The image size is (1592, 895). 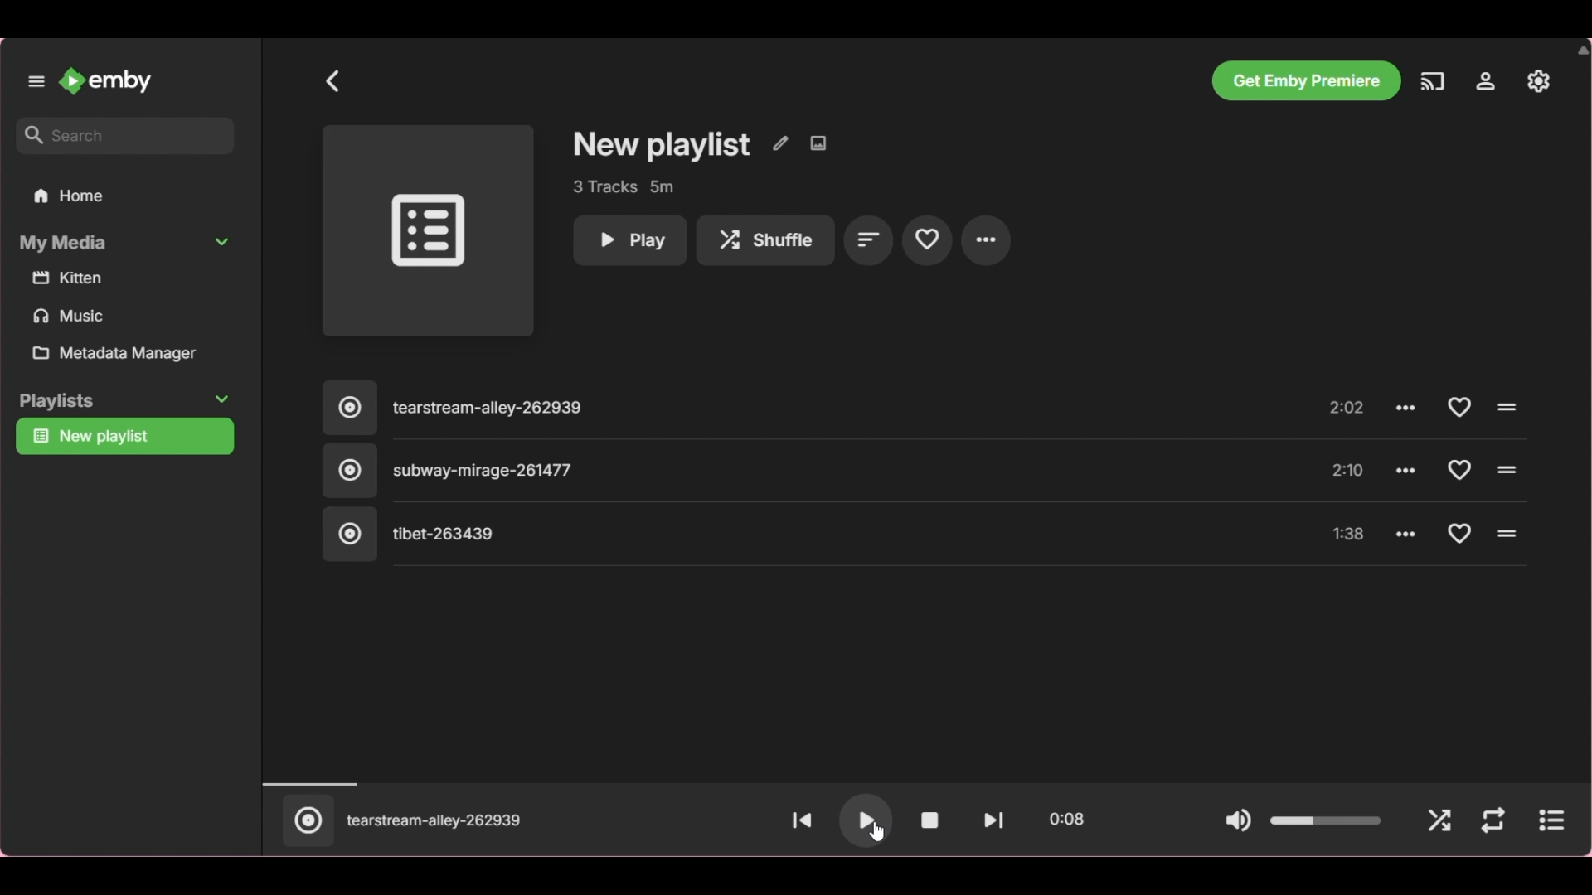 What do you see at coordinates (927, 239) in the screenshot?
I see `Add to favourite ` at bounding box center [927, 239].